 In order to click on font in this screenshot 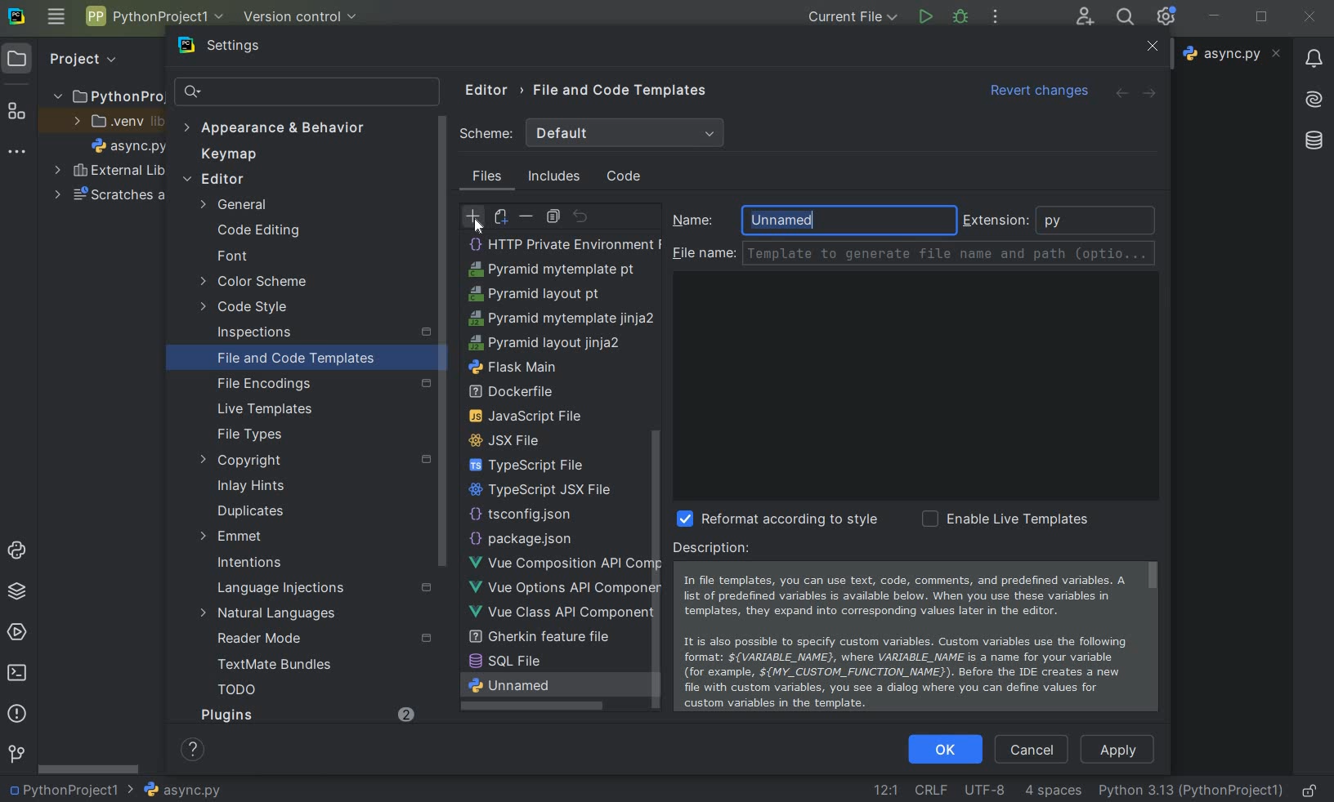, I will do `click(232, 257)`.